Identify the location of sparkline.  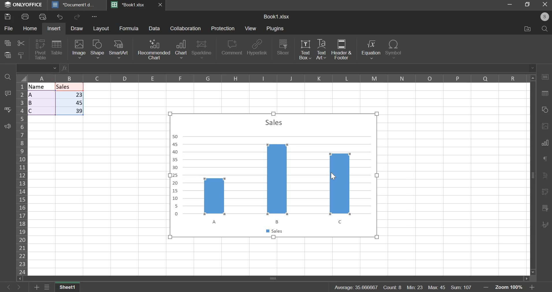
(202, 50).